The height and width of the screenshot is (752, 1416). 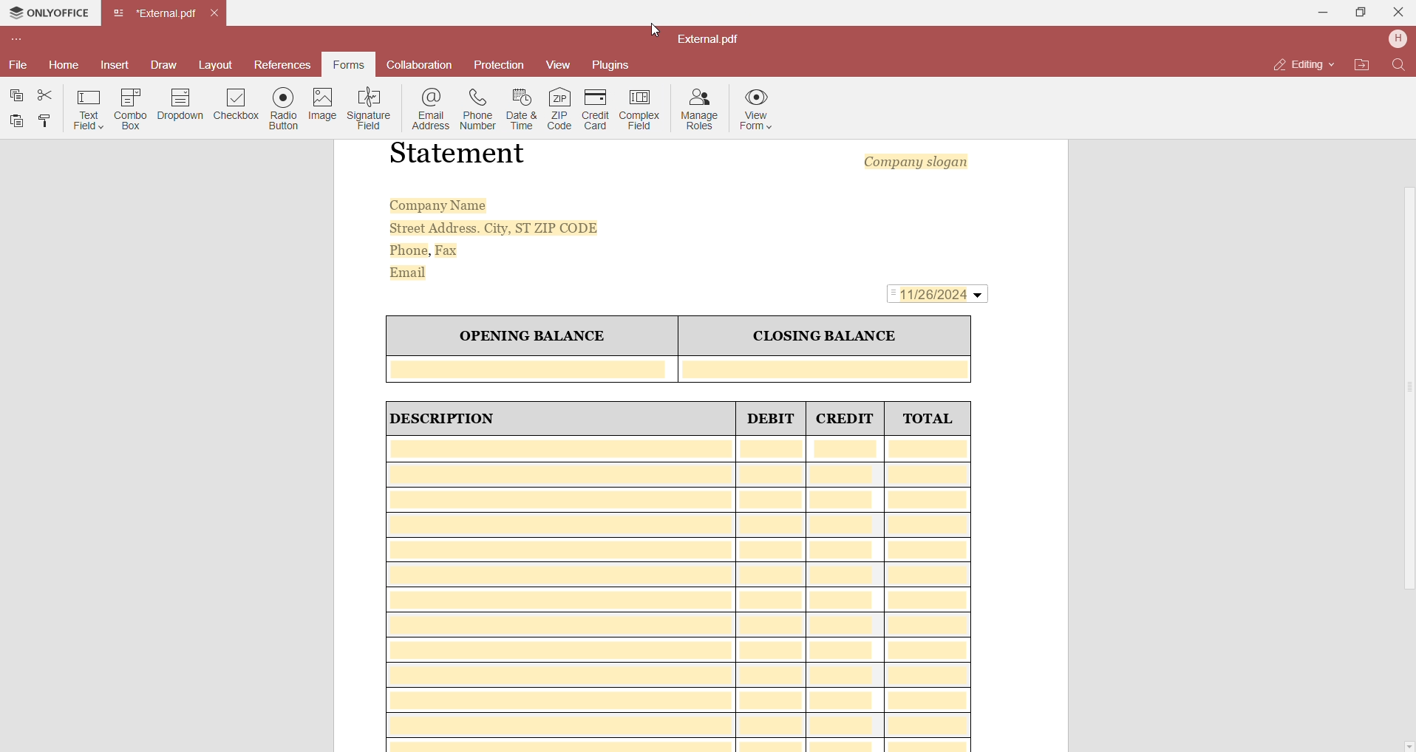 I want to click on Find, so click(x=1400, y=66).